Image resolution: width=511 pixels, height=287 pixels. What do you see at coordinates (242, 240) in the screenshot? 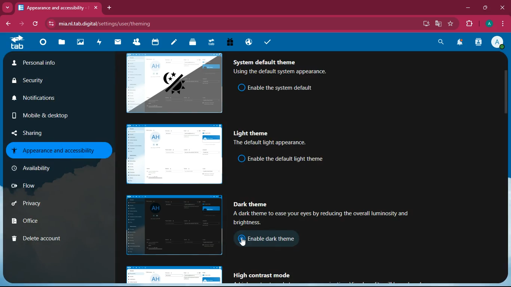
I see `on` at bounding box center [242, 240].